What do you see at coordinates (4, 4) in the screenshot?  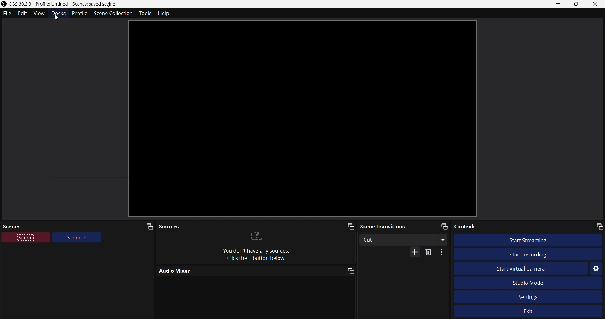 I see `OBS studio logo` at bounding box center [4, 4].